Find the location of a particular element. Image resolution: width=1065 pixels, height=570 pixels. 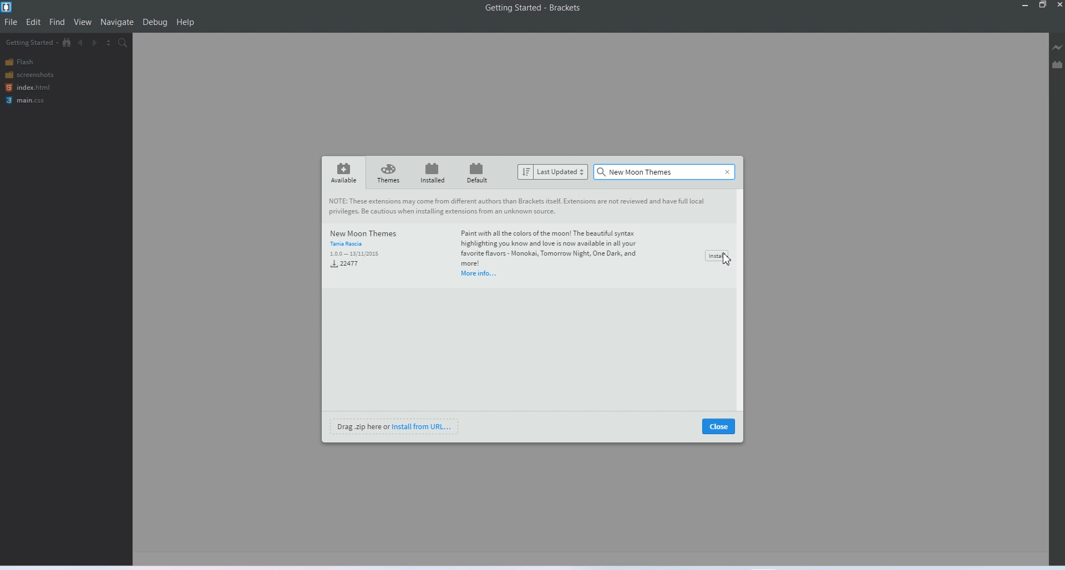

screenshots is located at coordinates (29, 75).